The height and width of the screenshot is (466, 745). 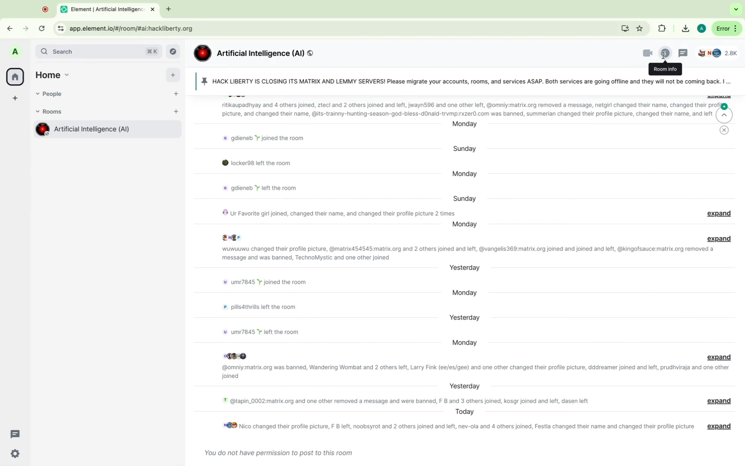 I want to click on message, so click(x=268, y=308).